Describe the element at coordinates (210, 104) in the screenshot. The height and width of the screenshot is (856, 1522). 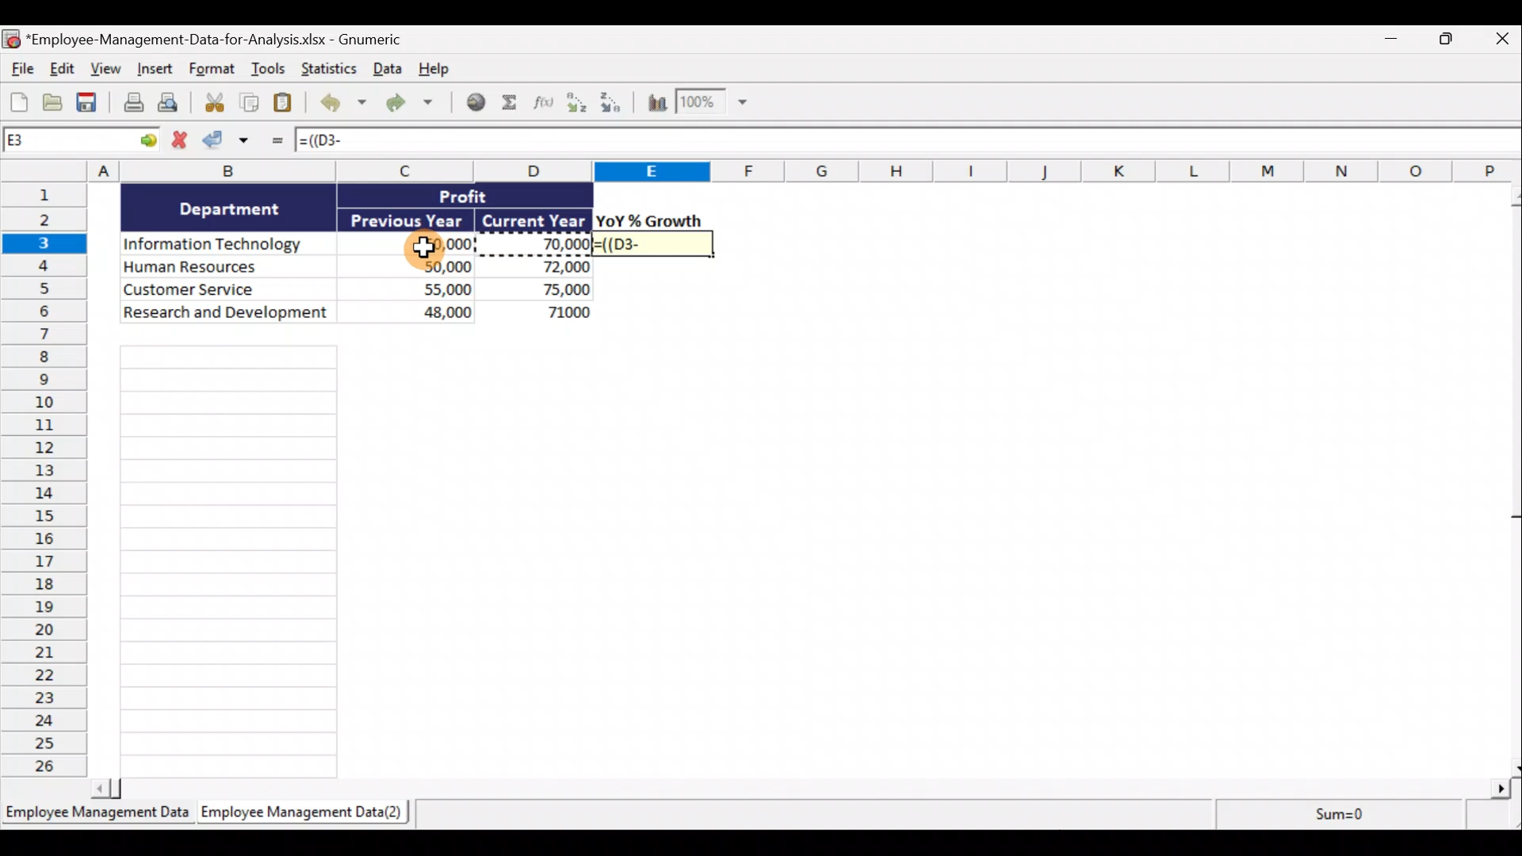
I see `Cut selection` at that location.